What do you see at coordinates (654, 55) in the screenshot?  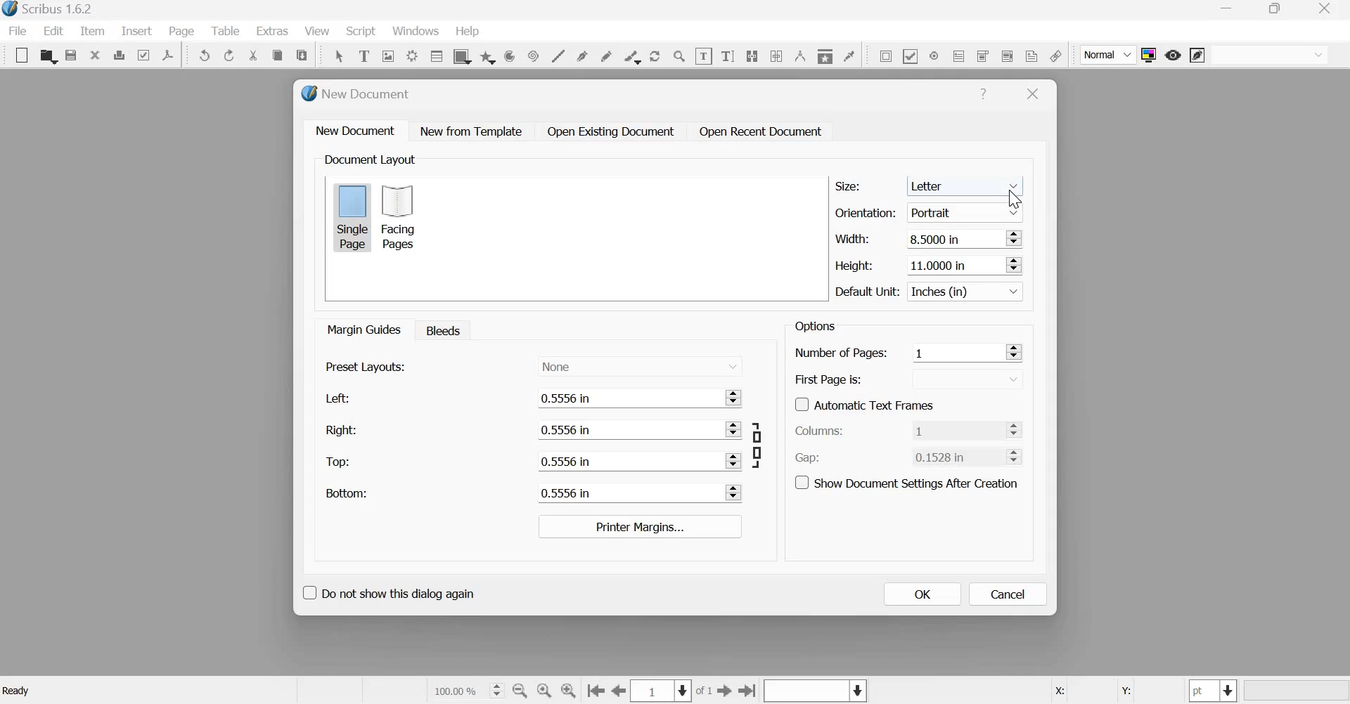 I see `rotate item` at bounding box center [654, 55].